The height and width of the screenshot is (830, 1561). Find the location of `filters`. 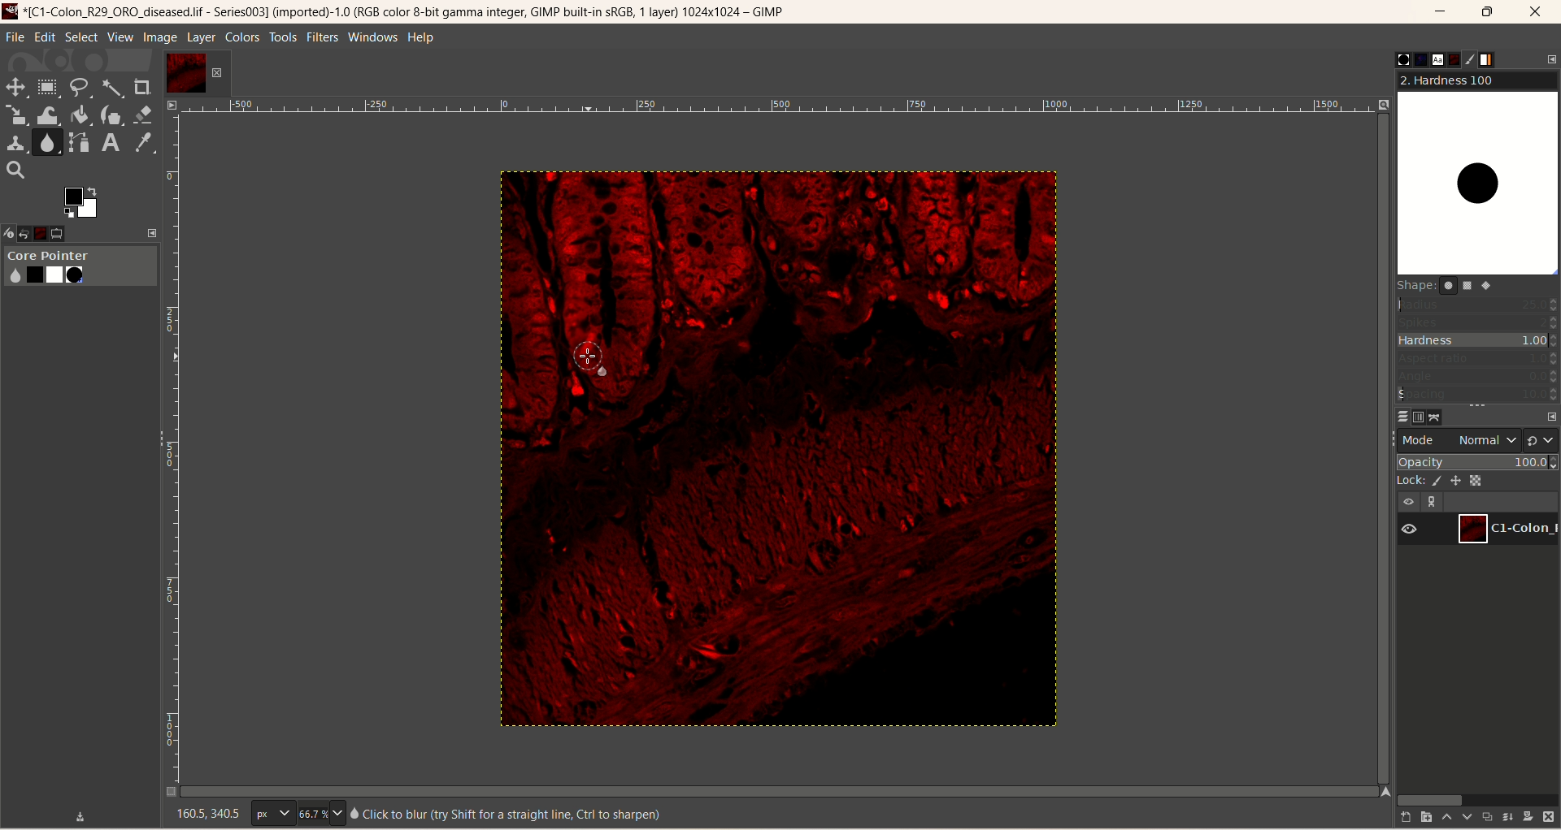

filters is located at coordinates (320, 37).